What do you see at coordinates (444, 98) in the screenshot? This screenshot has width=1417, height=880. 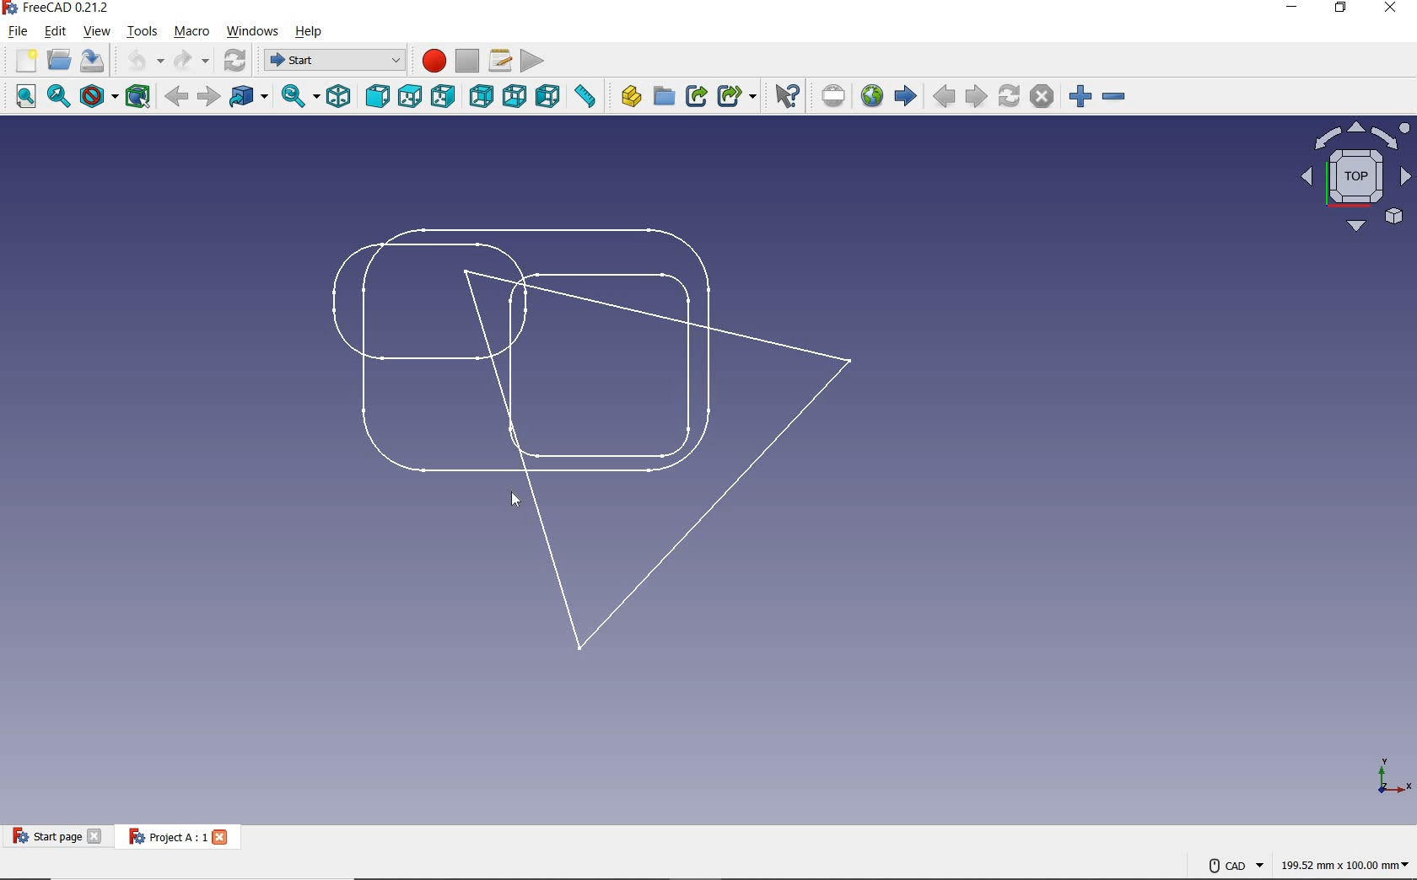 I see `RIGHT` at bounding box center [444, 98].